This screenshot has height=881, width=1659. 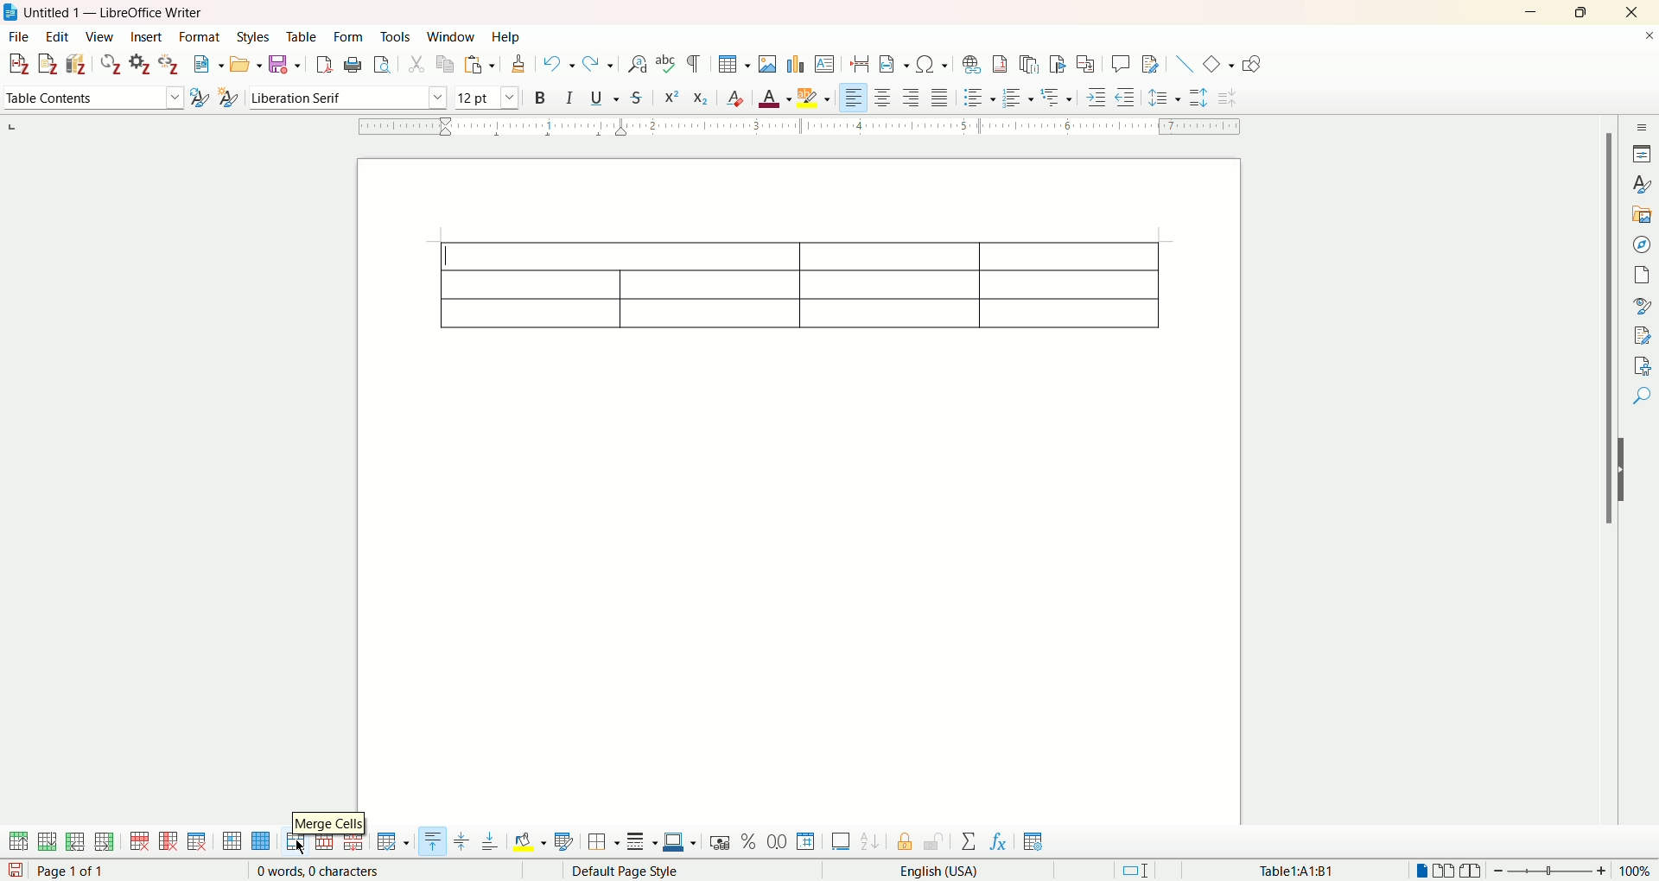 I want to click on default page, so click(x=671, y=869).